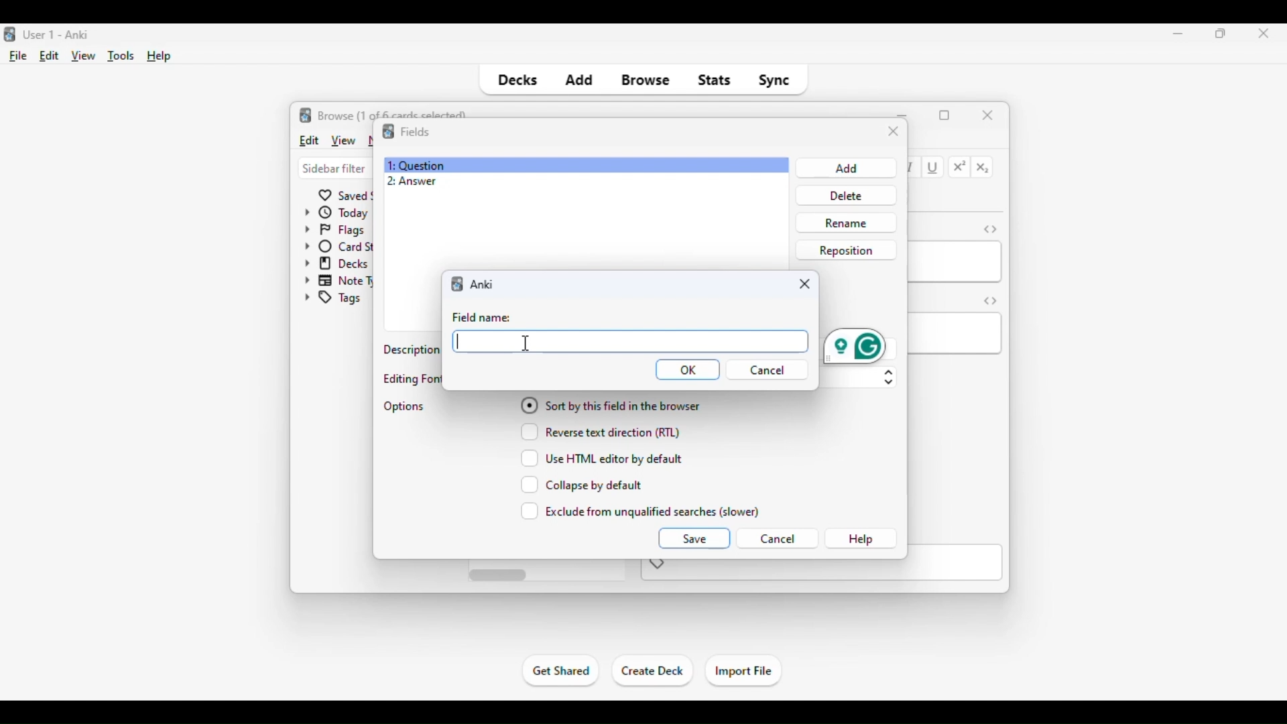 This screenshot has height=724, width=1287. Describe the element at coordinates (458, 284) in the screenshot. I see `anki` at that location.